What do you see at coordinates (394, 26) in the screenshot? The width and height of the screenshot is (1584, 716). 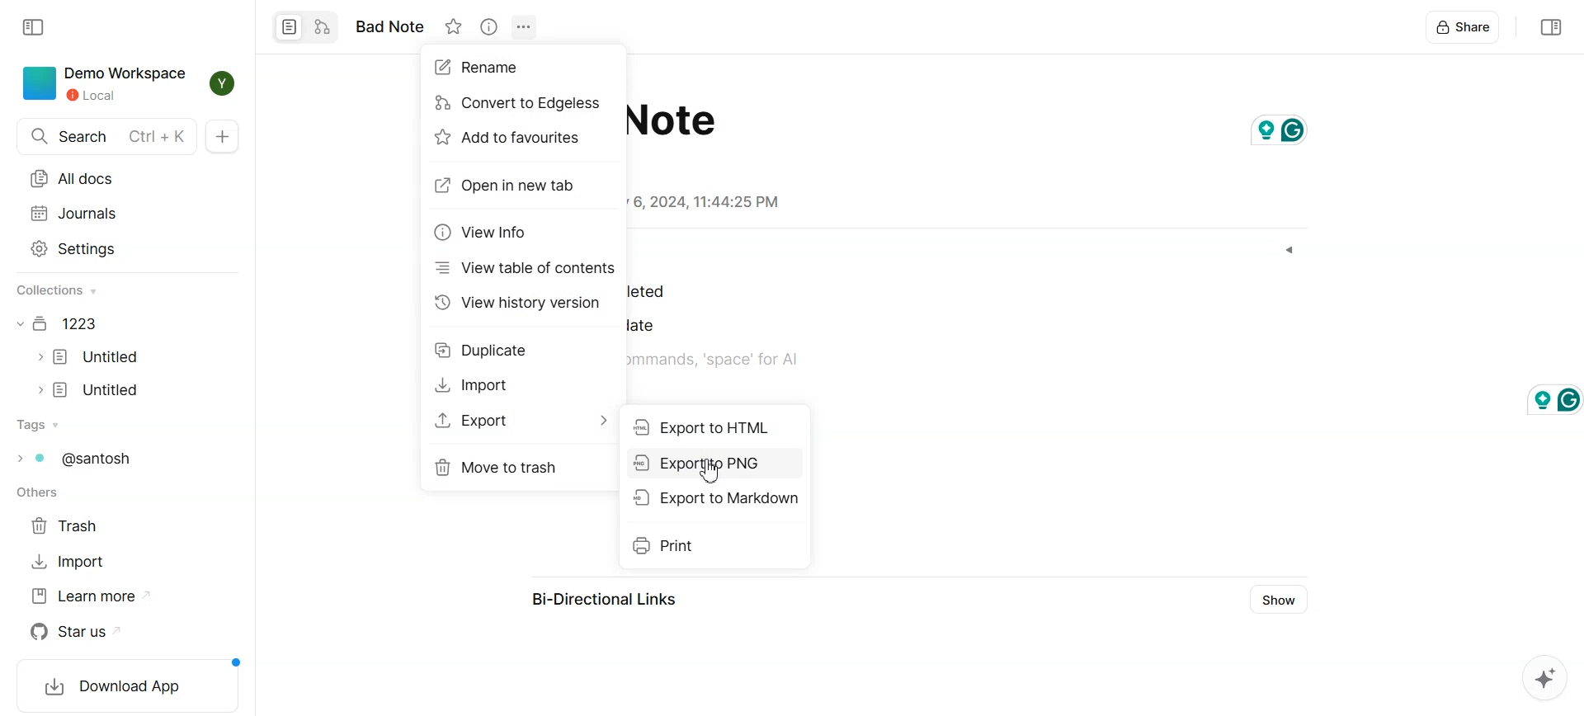 I see `note name` at bounding box center [394, 26].